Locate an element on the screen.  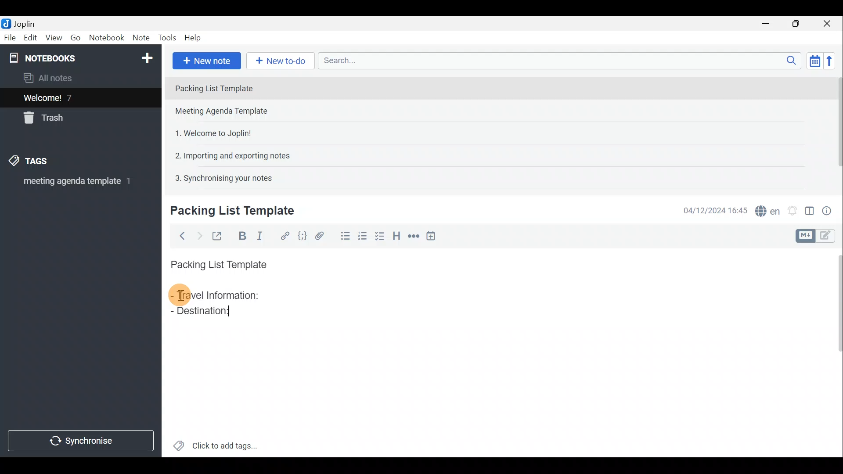
Destination: is located at coordinates (206, 312).